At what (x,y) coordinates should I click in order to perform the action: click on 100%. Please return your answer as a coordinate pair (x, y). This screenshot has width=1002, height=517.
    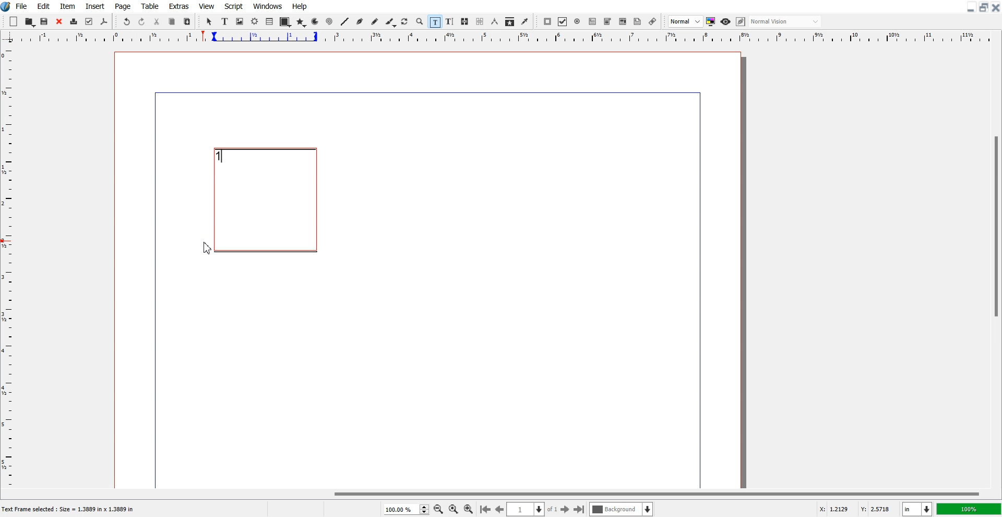
    Looking at the image, I should click on (970, 509).